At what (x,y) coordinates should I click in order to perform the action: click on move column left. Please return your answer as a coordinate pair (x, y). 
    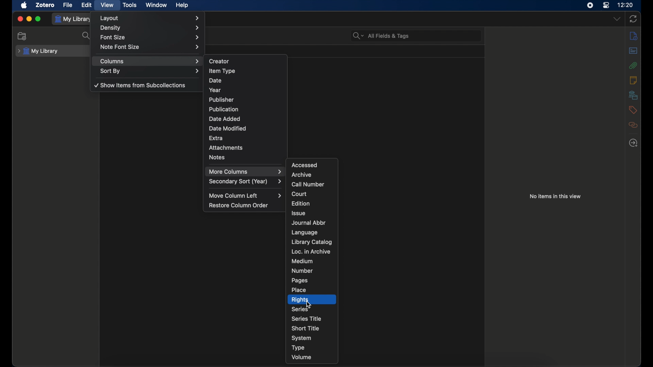
    Looking at the image, I should click on (246, 195).